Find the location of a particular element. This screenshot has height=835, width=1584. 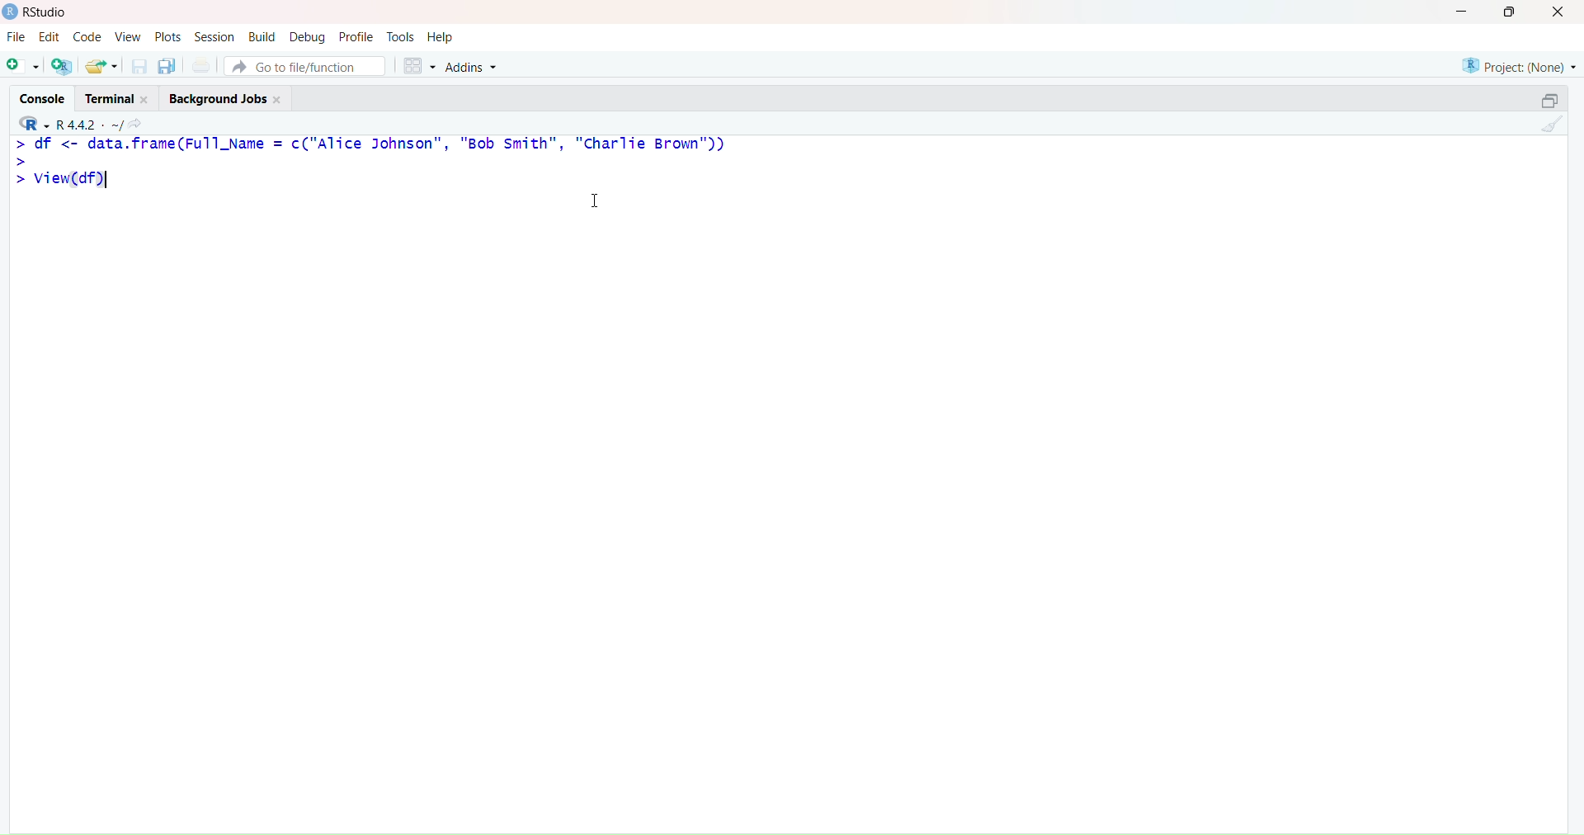

Edit is located at coordinates (49, 36).